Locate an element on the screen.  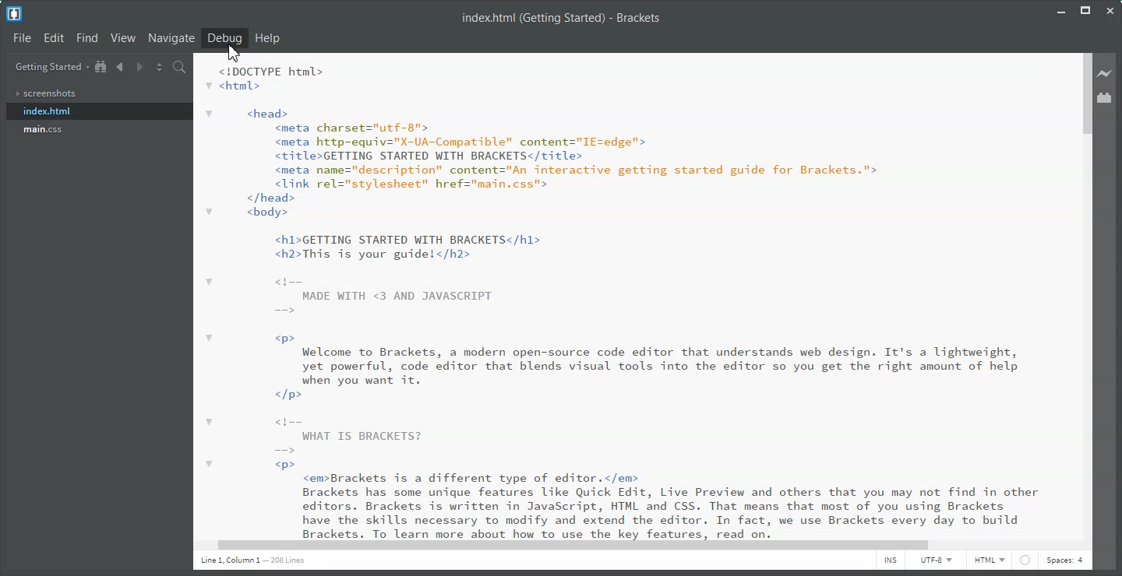
main.css is located at coordinates (96, 128).